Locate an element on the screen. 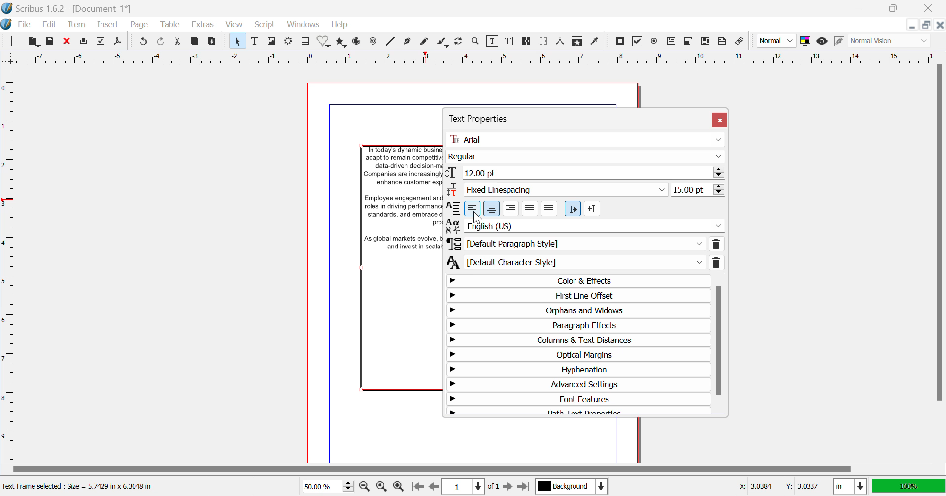 This screenshot has height=496, width=946. Meausrement Units is located at coordinates (850, 487).